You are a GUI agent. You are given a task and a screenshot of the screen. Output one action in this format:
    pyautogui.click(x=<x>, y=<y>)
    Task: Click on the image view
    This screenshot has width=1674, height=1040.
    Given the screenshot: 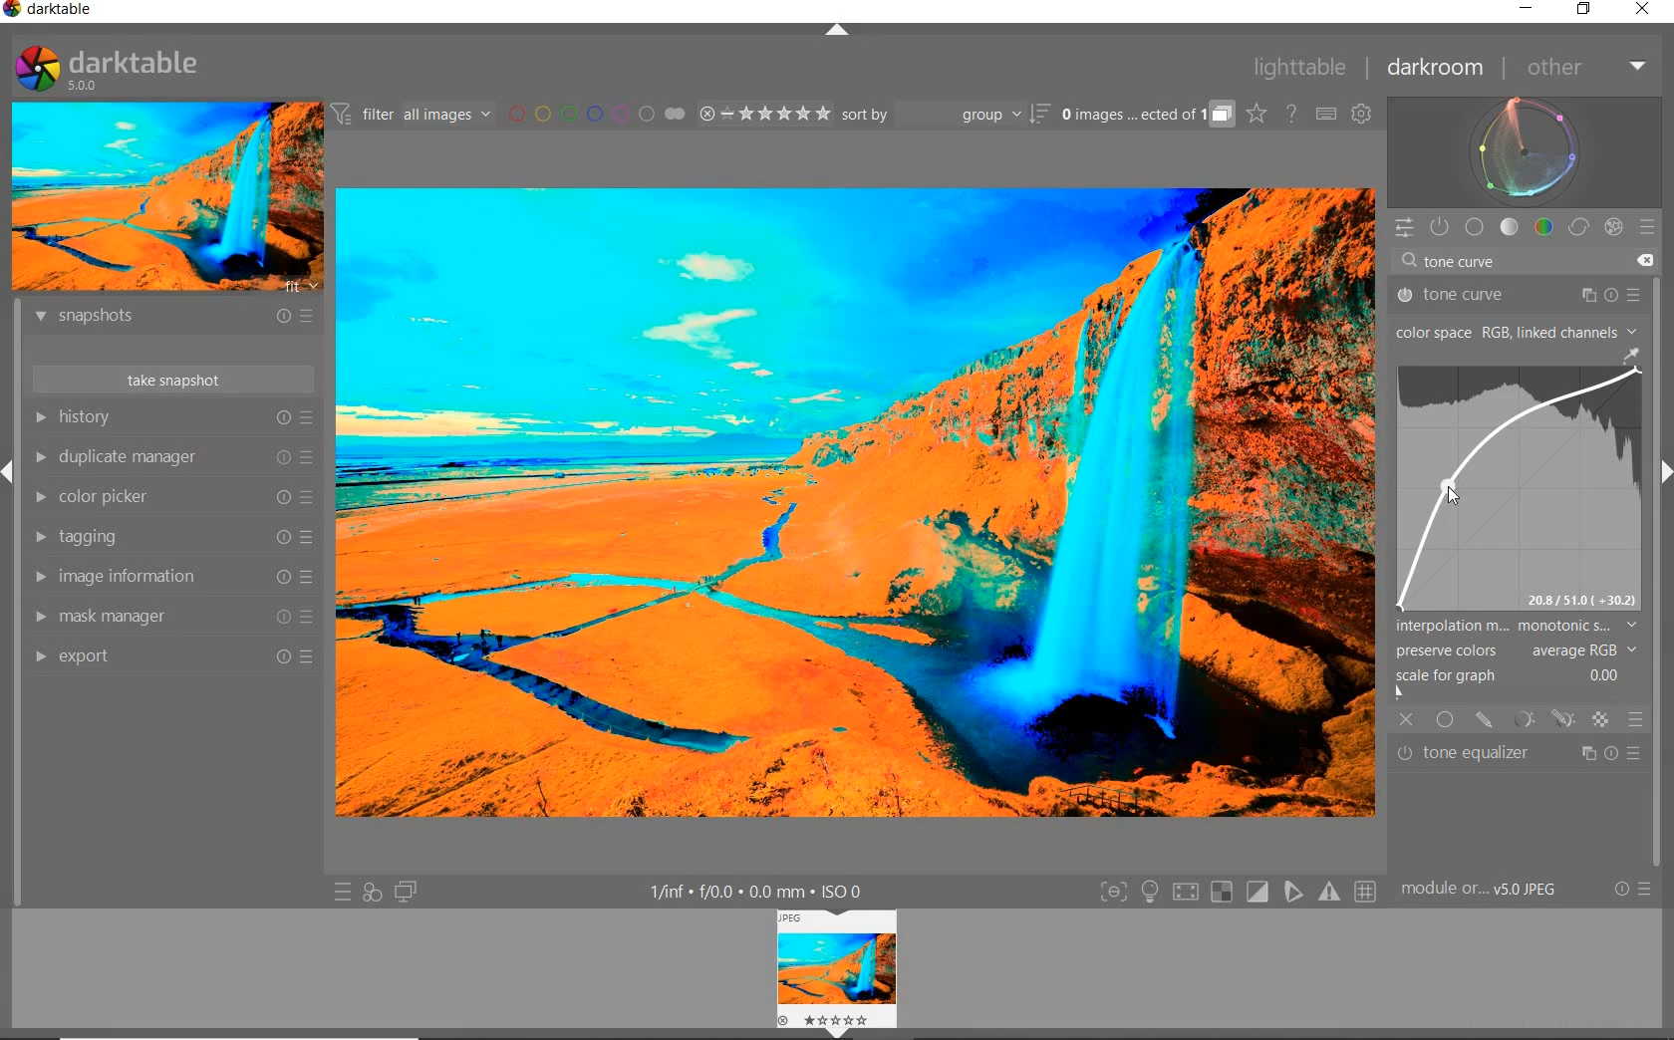 What is the action you would take?
    pyautogui.click(x=830, y=965)
    